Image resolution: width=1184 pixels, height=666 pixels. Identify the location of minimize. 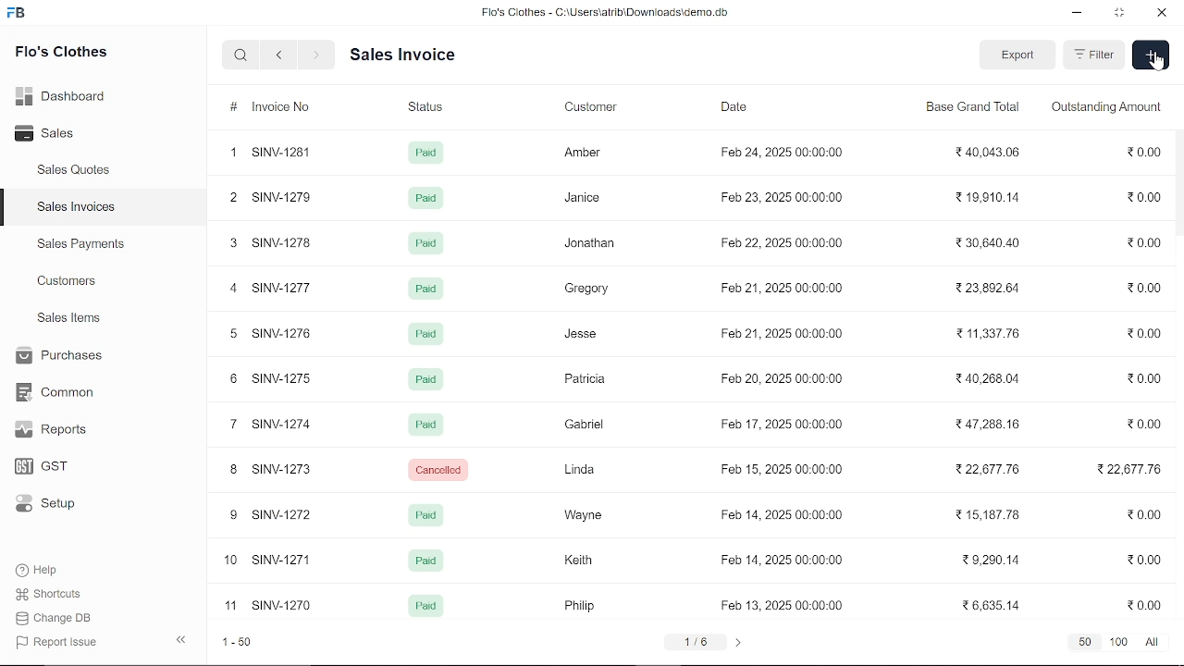
(1078, 15).